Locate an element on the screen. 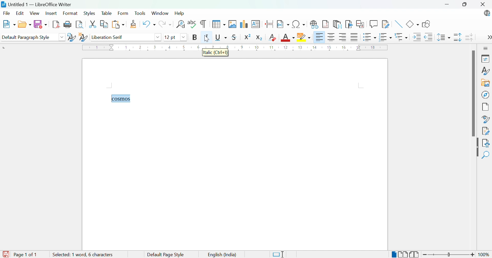 This screenshot has height=258, width=492. Export as PDF is located at coordinates (56, 24).